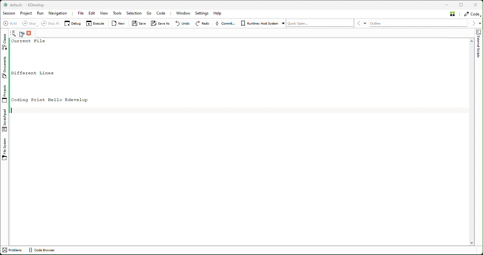  I want to click on Go, so click(150, 14).